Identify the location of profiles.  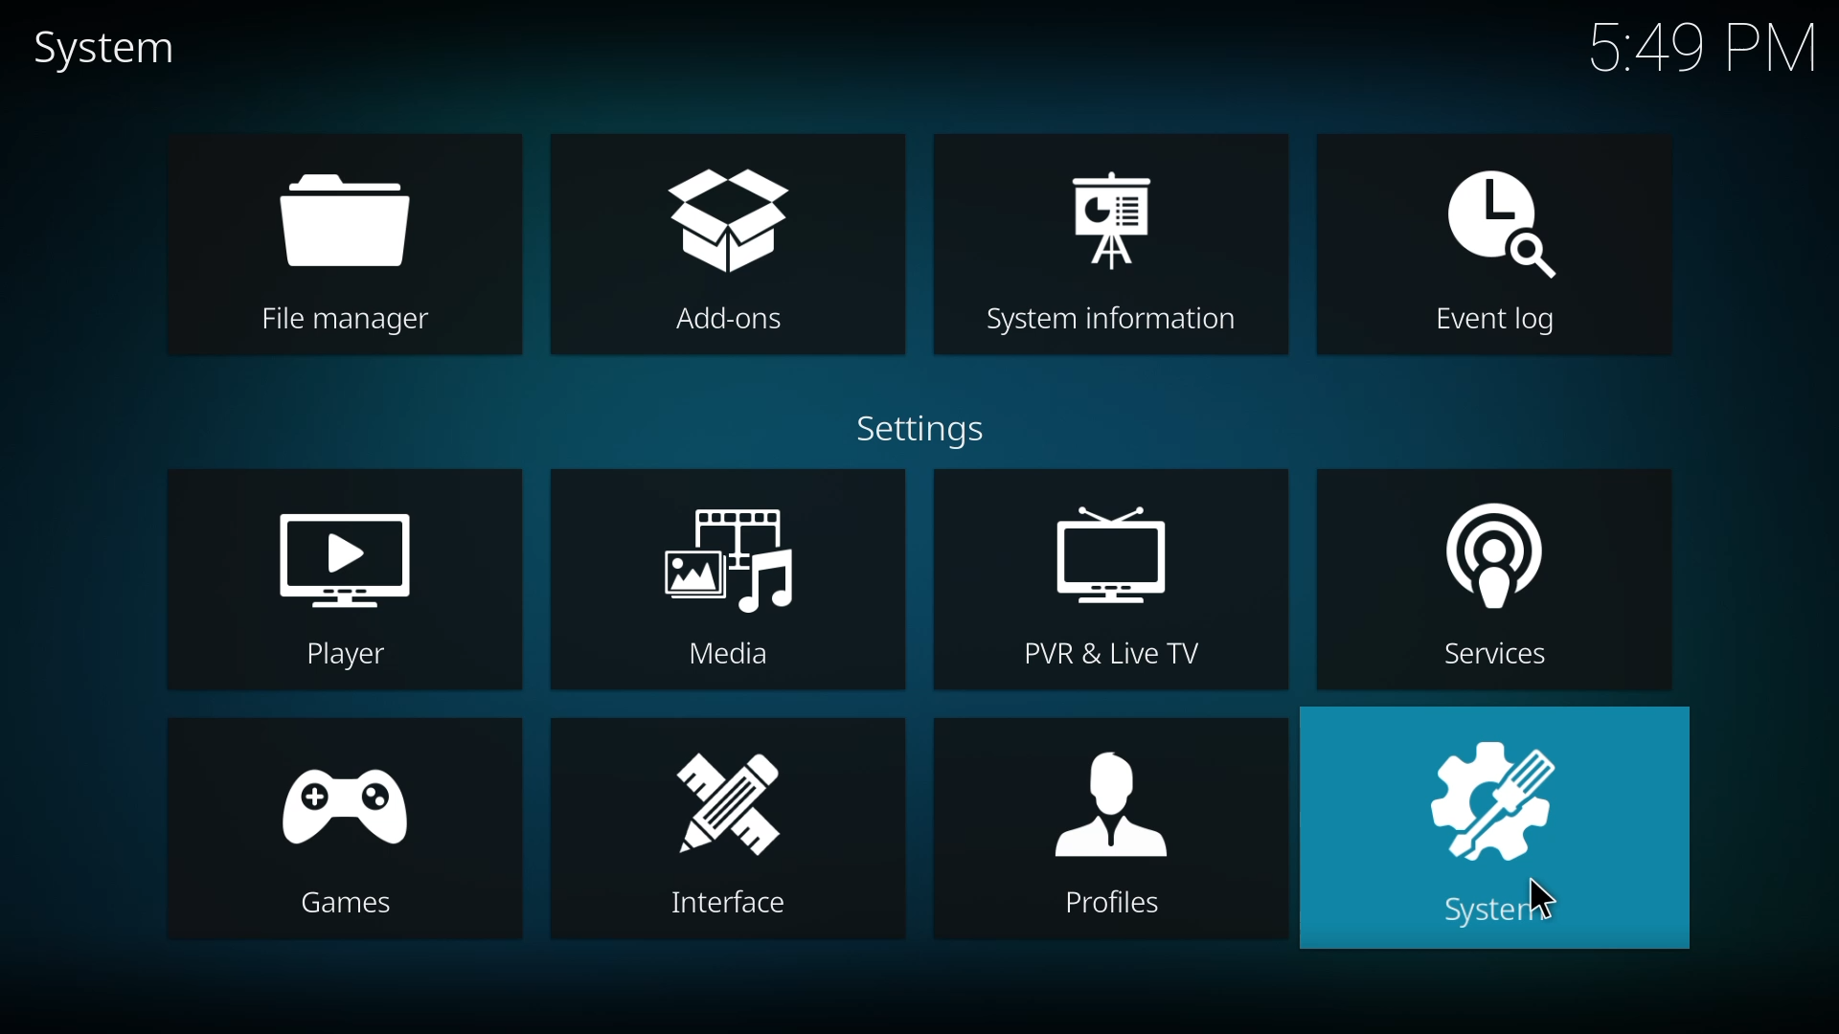
(1109, 829).